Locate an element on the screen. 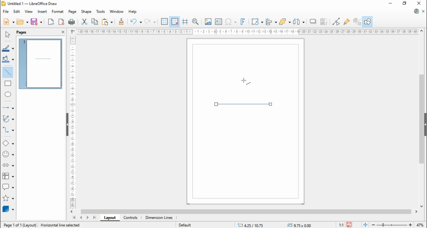  open is located at coordinates (23, 22).